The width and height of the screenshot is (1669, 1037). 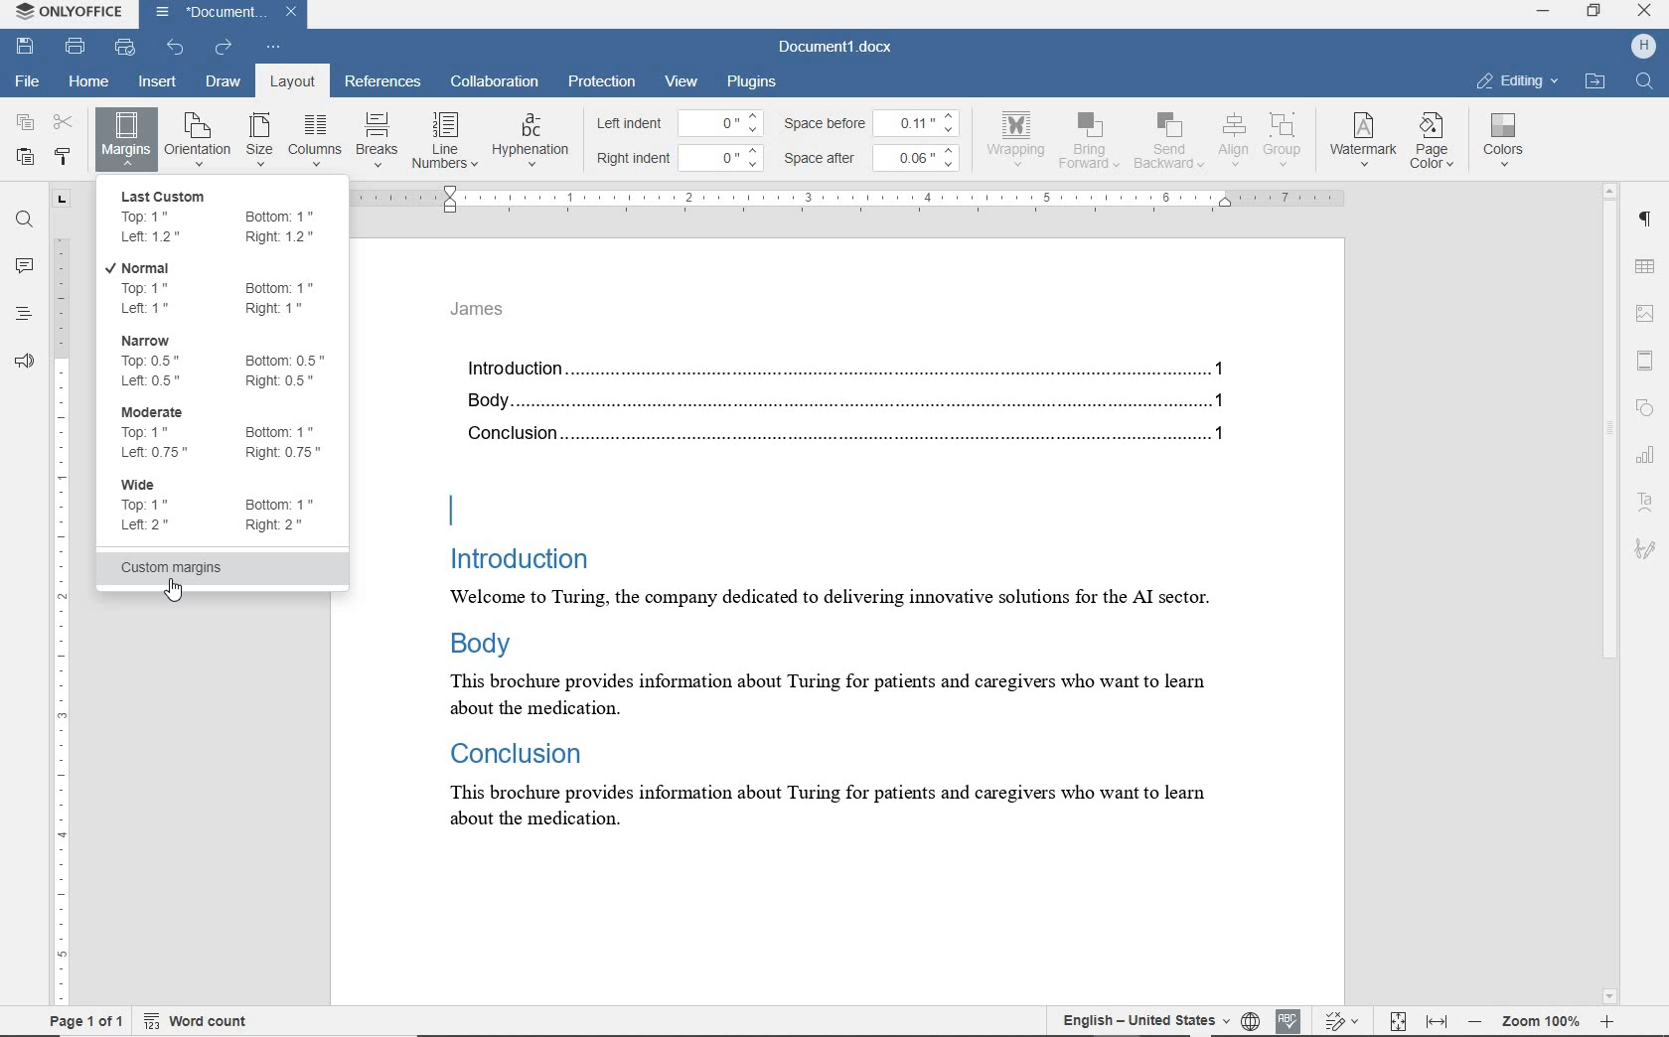 What do you see at coordinates (1517, 80) in the screenshot?
I see `EDITING` at bounding box center [1517, 80].